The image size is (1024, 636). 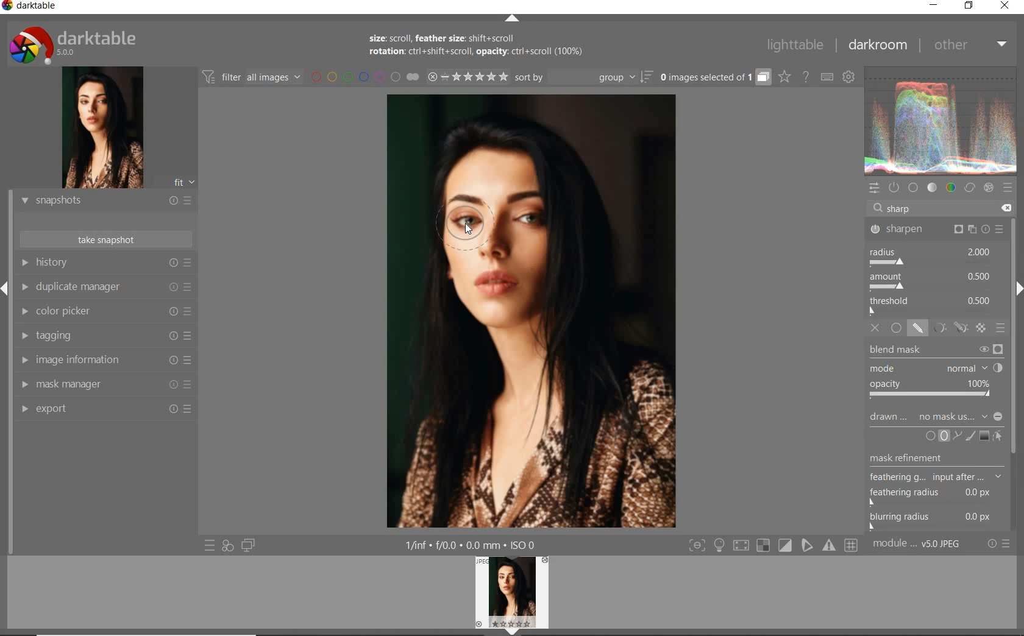 I want to click on take snapshot, so click(x=105, y=240).